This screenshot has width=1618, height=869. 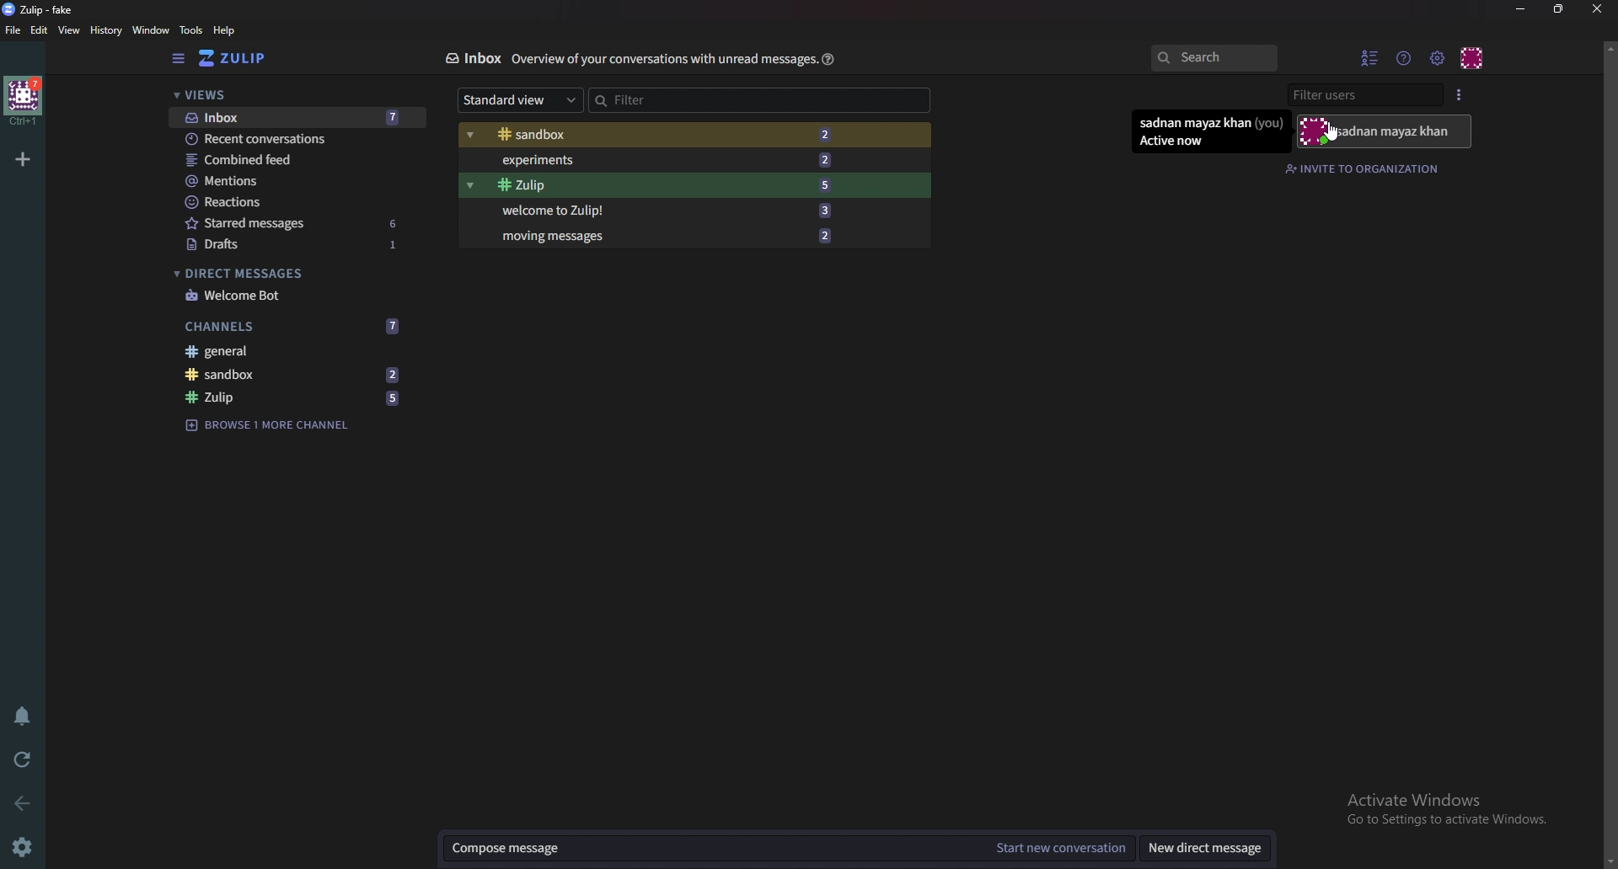 What do you see at coordinates (1471, 56) in the screenshot?
I see `Personal menu` at bounding box center [1471, 56].